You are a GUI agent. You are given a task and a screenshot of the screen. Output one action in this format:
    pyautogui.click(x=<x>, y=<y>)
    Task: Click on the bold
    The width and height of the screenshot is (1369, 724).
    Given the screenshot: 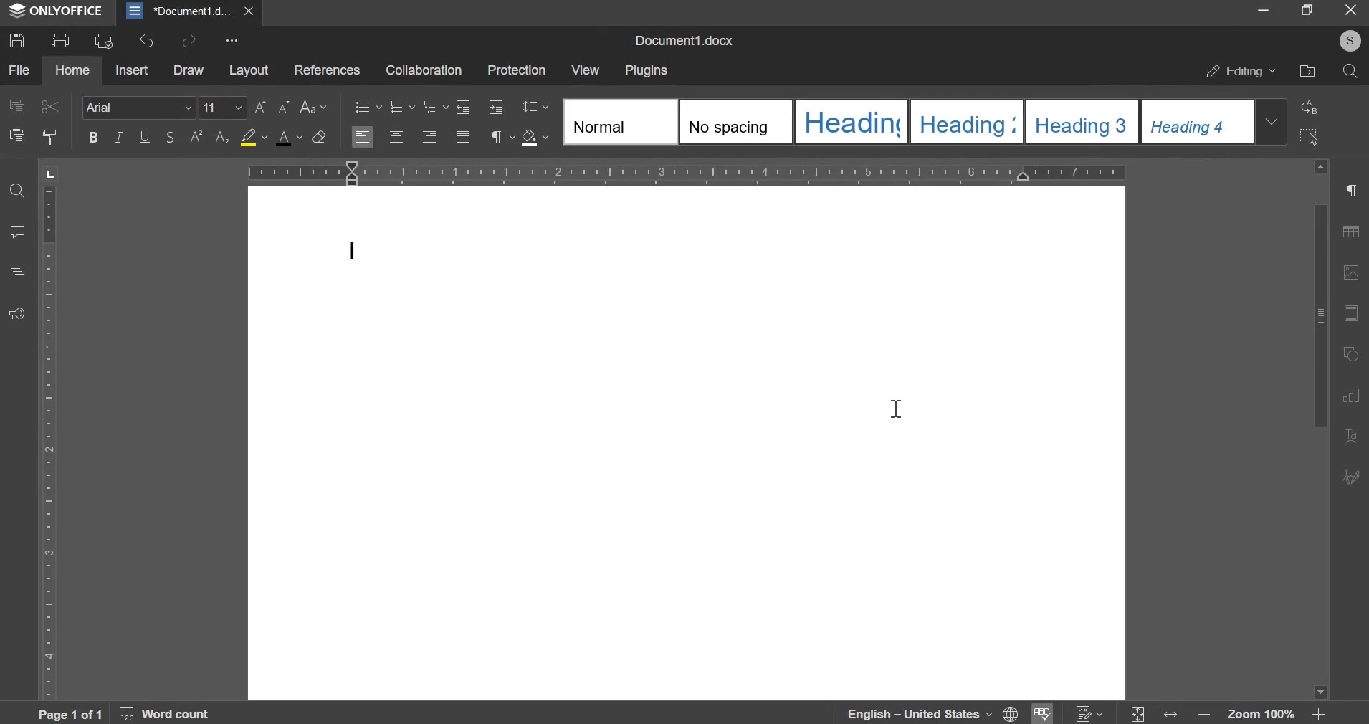 What is the action you would take?
    pyautogui.click(x=92, y=137)
    